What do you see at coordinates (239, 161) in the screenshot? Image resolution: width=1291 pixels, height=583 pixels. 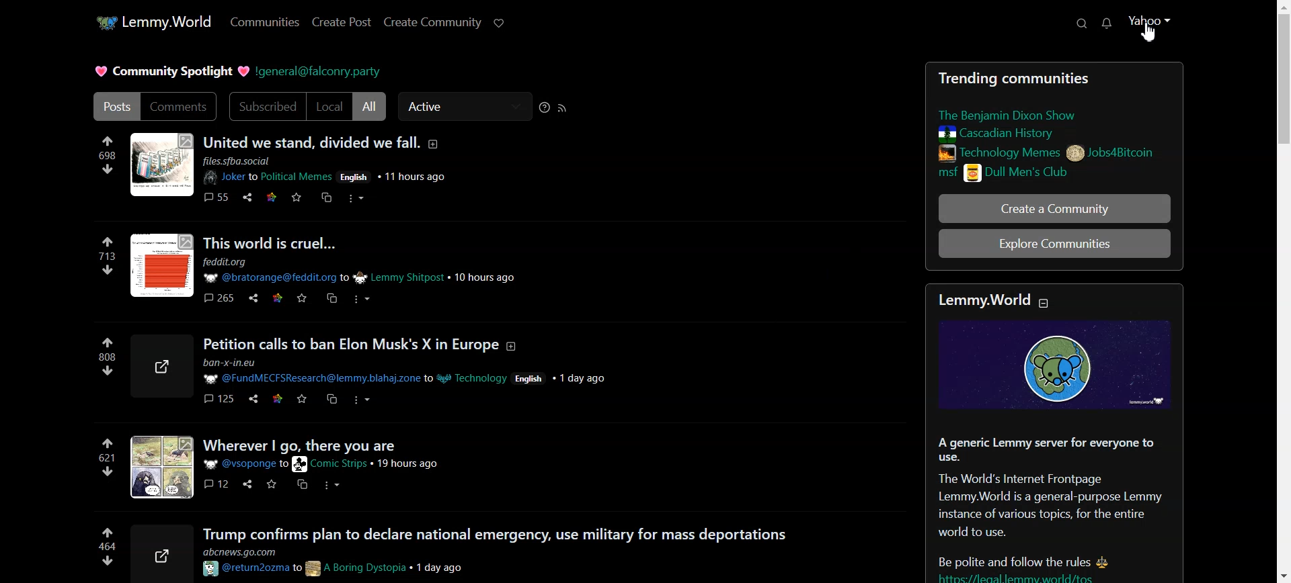 I see `ll [ues.sfba. social` at bounding box center [239, 161].